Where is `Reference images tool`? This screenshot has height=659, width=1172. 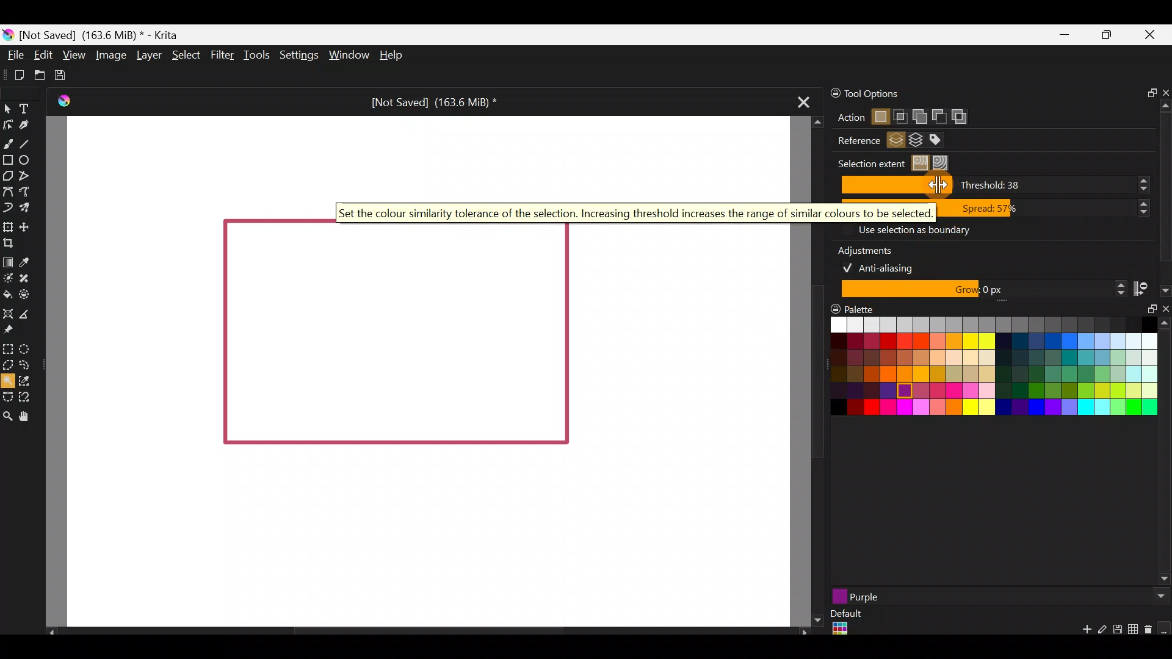
Reference images tool is located at coordinates (13, 331).